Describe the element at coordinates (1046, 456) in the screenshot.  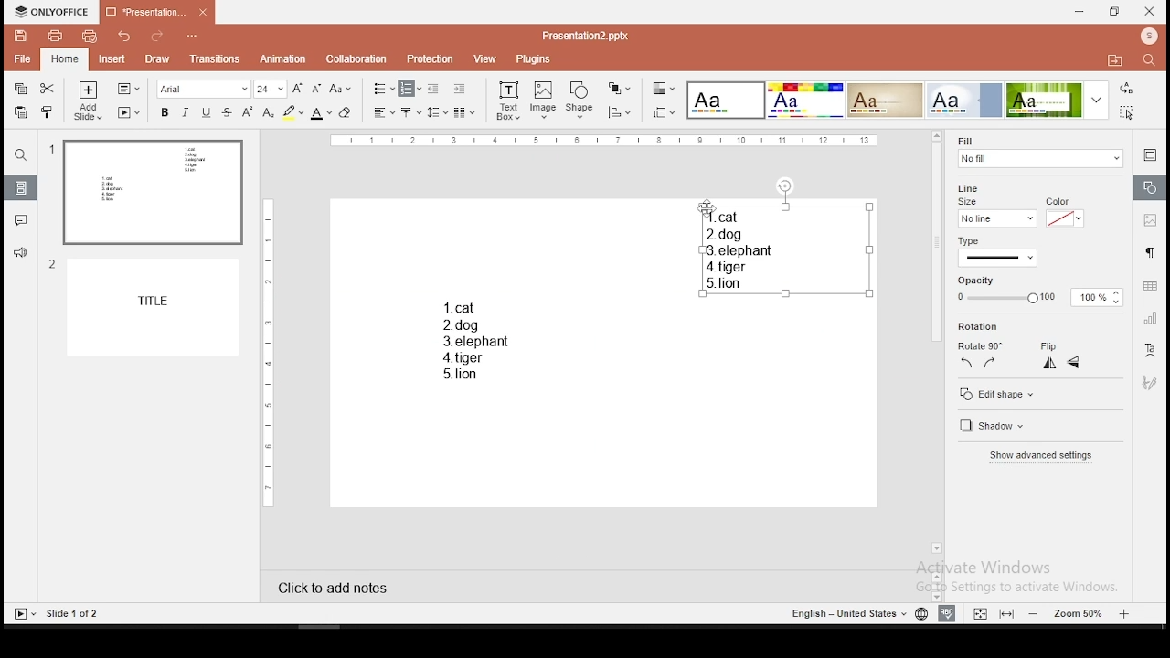
I see `advanced settings` at that location.